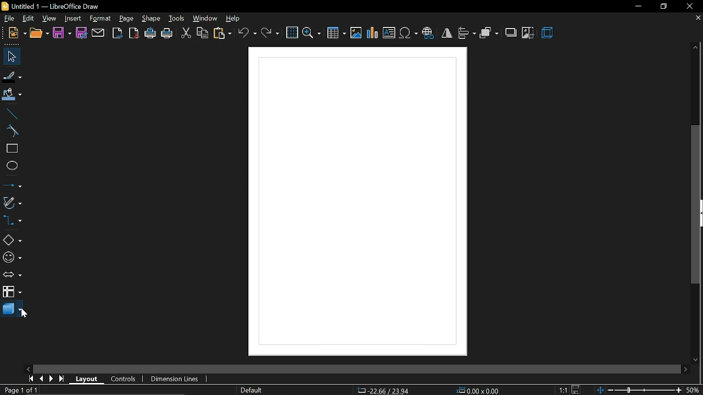  I want to click on flip, so click(447, 33).